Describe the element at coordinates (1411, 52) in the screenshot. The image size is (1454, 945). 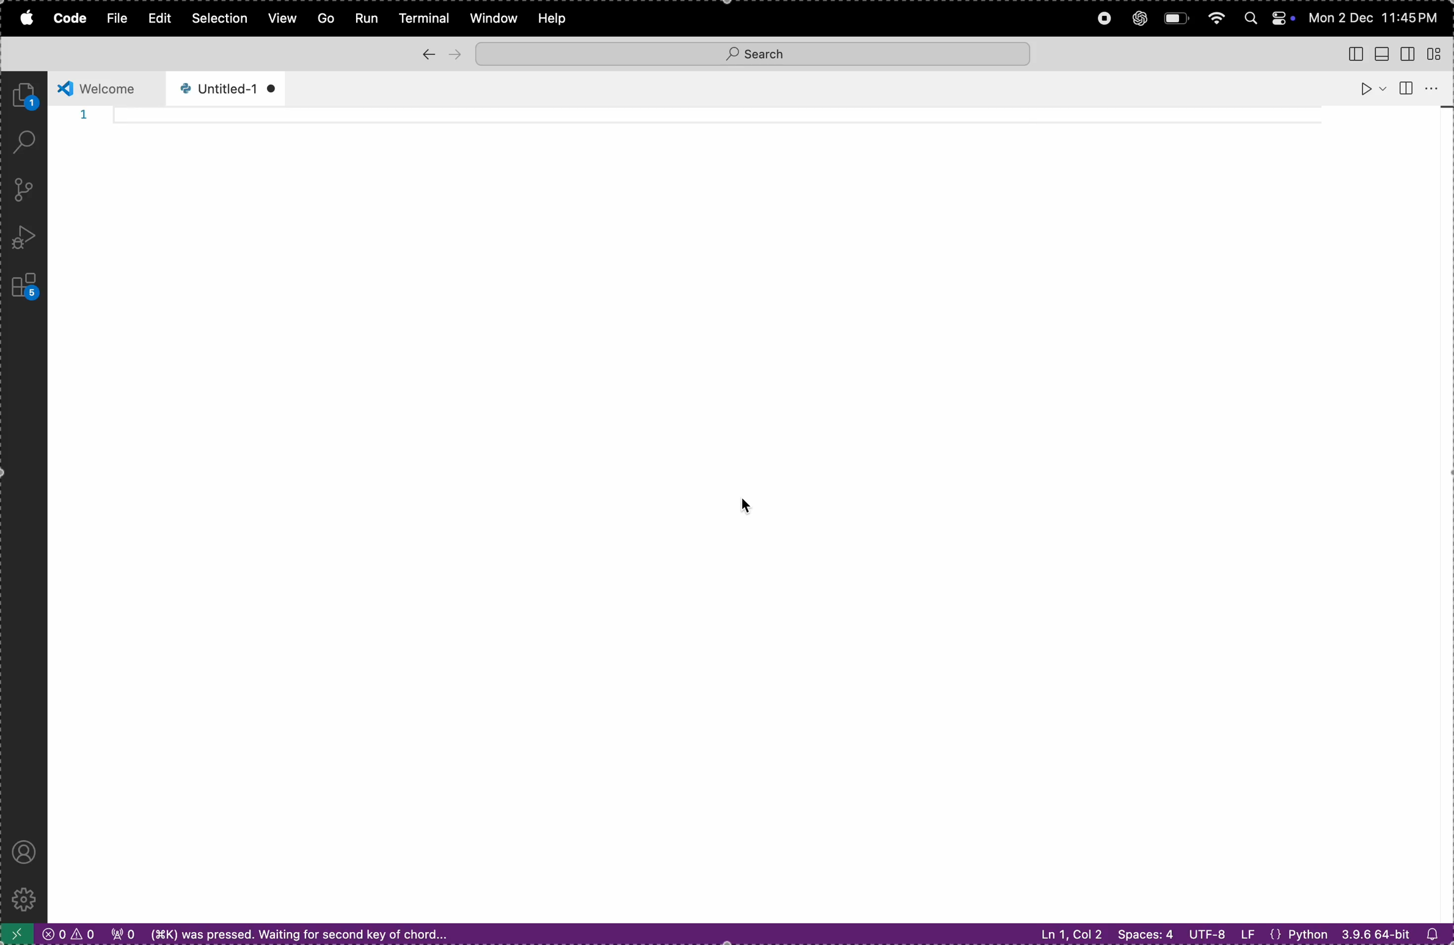
I see `toggle secondary side bar` at that location.